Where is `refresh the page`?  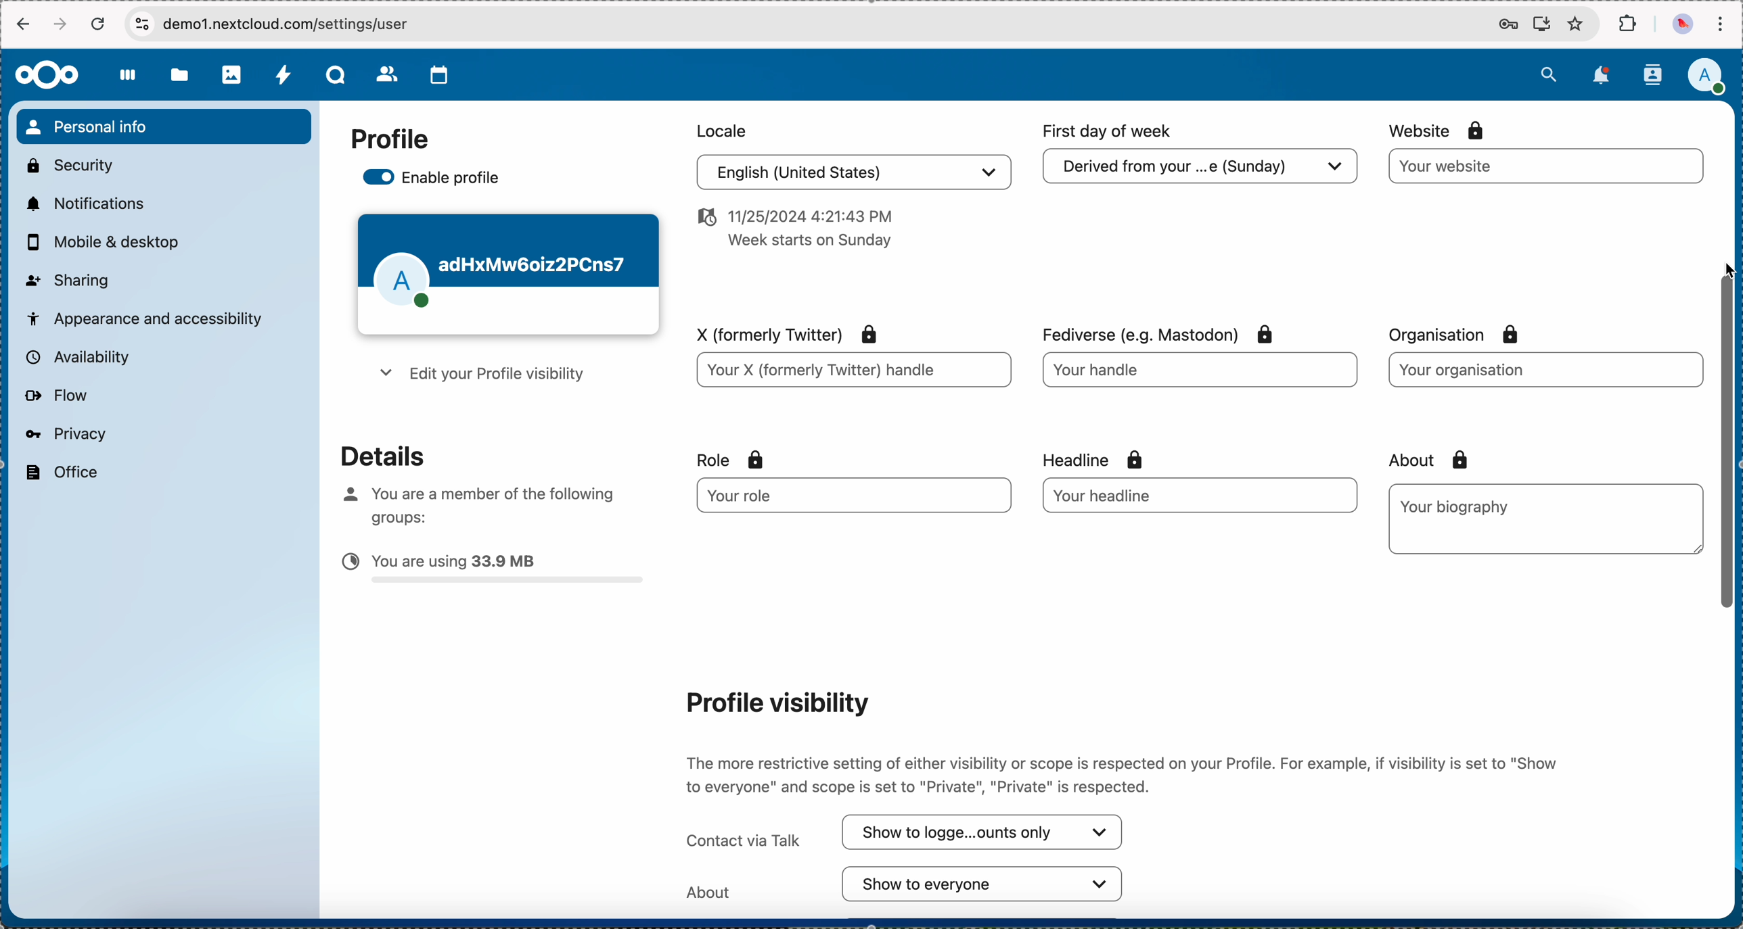 refresh the page is located at coordinates (99, 24).